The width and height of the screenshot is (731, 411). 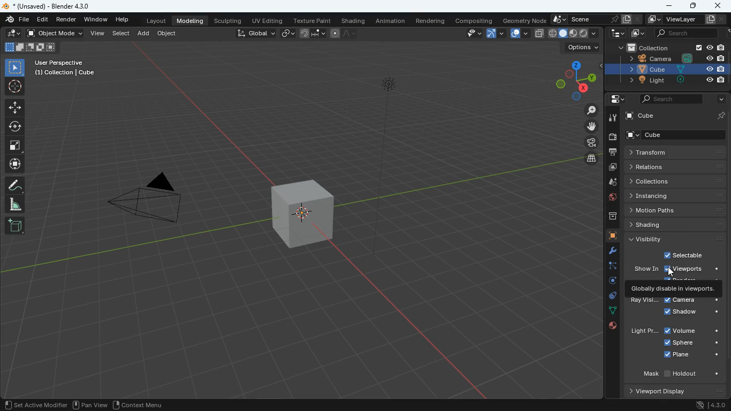 I want to click on pin, so click(x=721, y=116).